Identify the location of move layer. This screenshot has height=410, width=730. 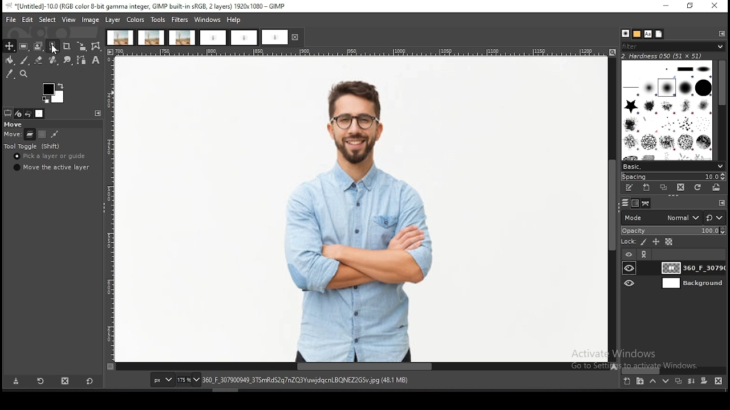
(30, 135).